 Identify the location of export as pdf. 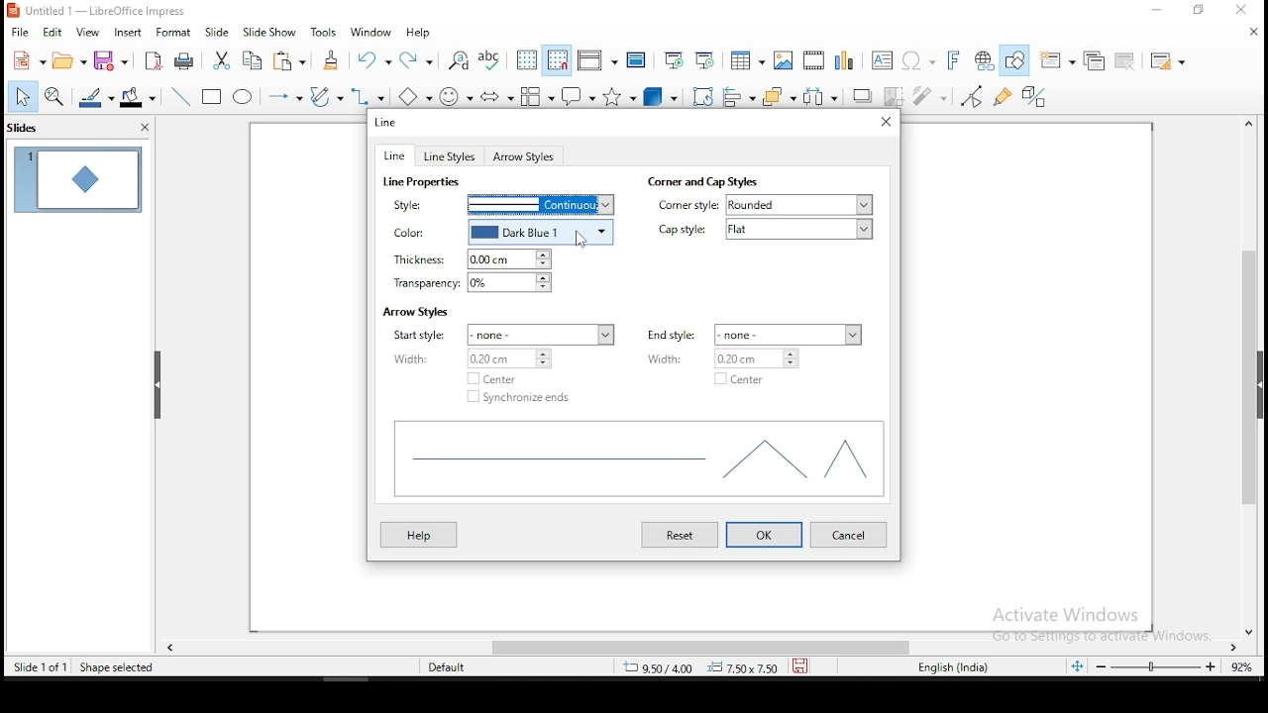
(155, 60).